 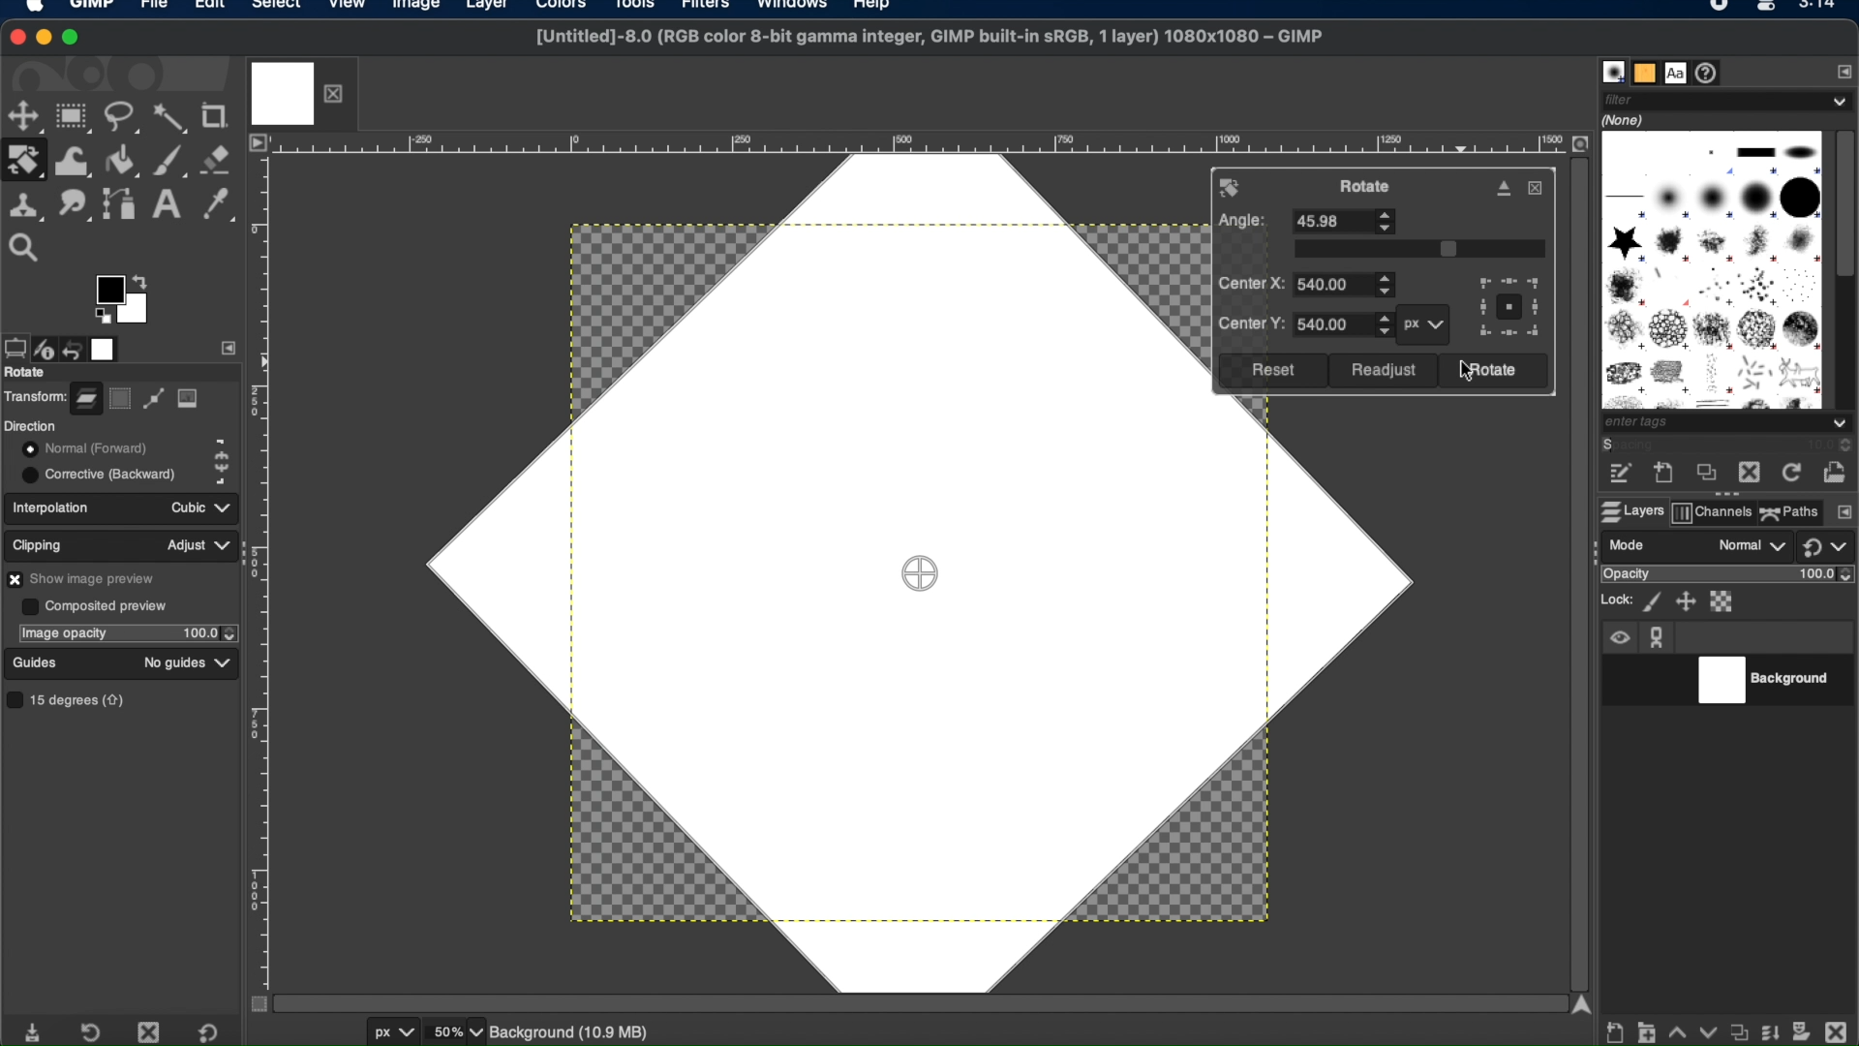 I want to click on create new layer, so click(x=1616, y=1033).